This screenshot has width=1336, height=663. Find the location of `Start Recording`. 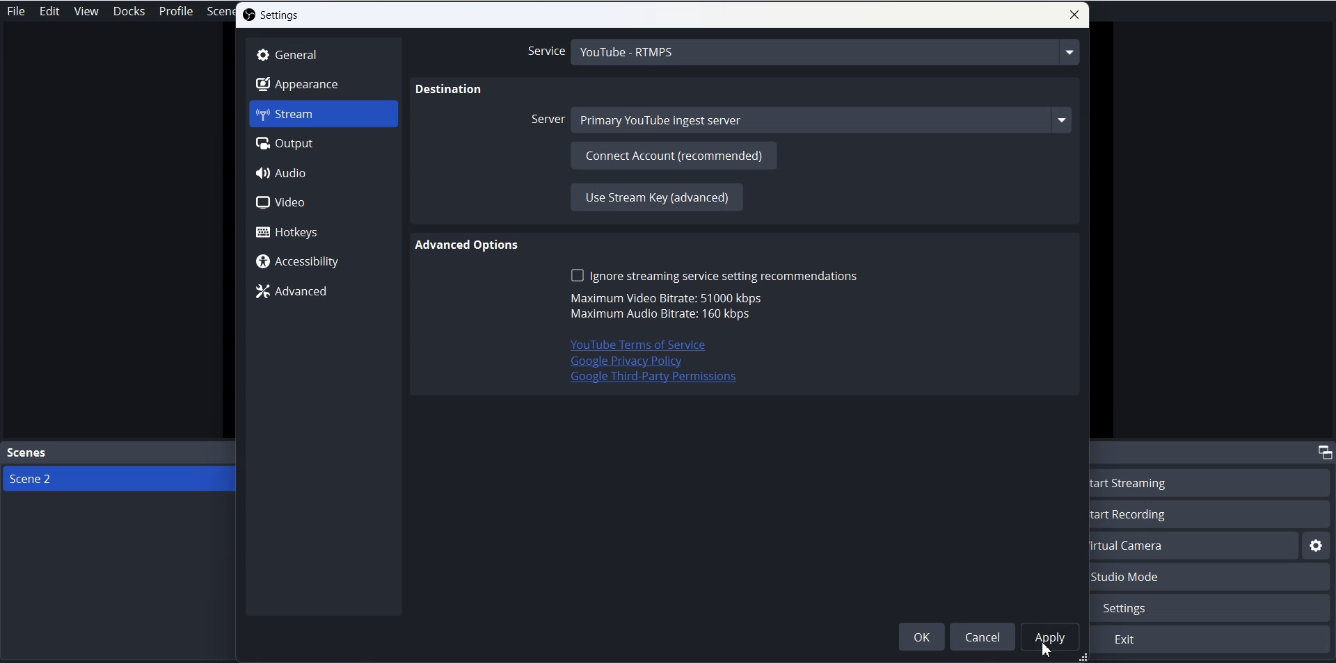

Start Recording is located at coordinates (1214, 514).